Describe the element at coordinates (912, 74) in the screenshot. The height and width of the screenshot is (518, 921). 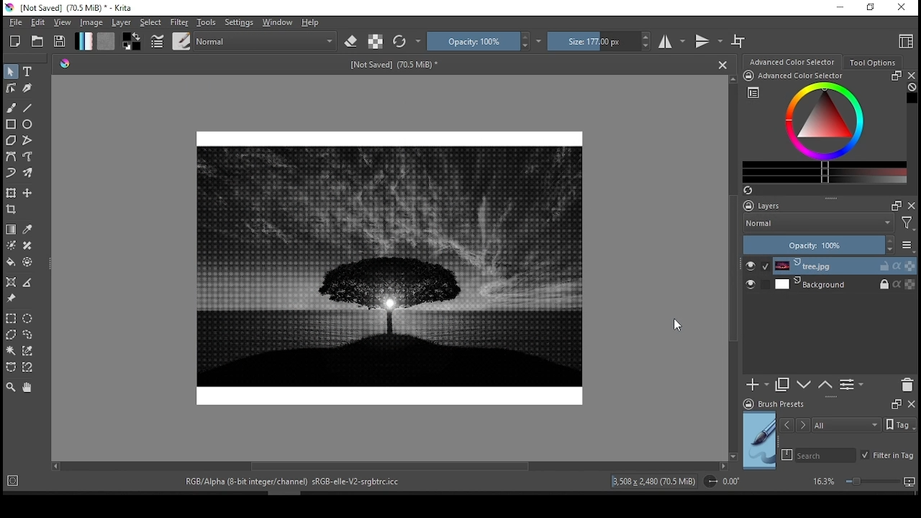
I see `close docker` at that location.